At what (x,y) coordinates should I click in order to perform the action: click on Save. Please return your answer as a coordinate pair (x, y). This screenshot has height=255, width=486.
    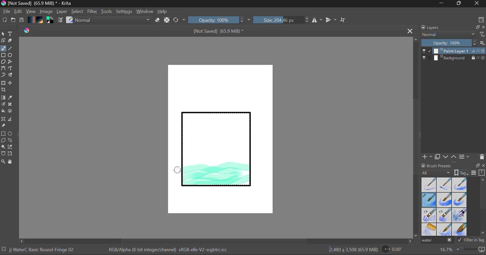
    Looking at the image, I should click on (21, 20).